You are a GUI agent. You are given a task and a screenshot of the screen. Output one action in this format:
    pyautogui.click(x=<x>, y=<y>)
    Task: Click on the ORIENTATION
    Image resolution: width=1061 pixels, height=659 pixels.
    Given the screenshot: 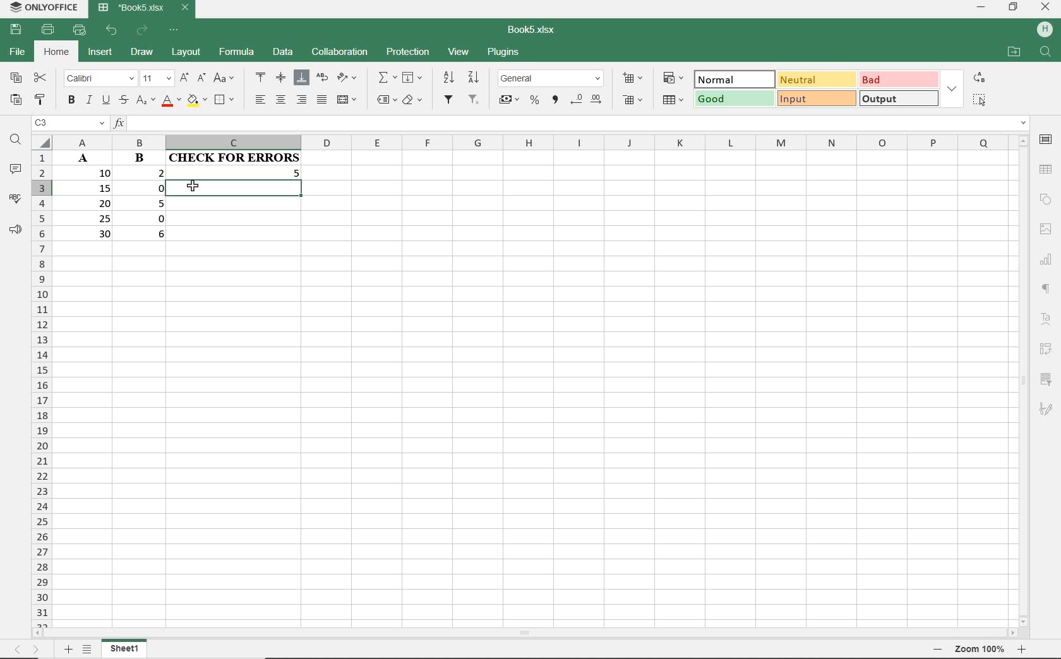 What is the action you would take?
    pyautogui.click(x=347, y=78)
    